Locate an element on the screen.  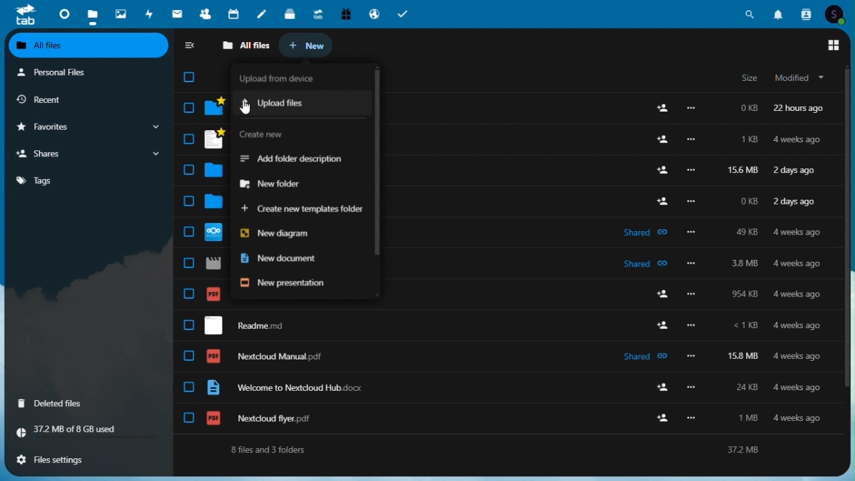
check box is located at coordinates (189, 76).